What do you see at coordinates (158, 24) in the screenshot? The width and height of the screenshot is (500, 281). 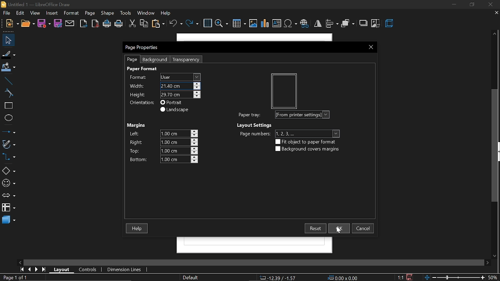 I see `paste` at bounding box center [158, 24].